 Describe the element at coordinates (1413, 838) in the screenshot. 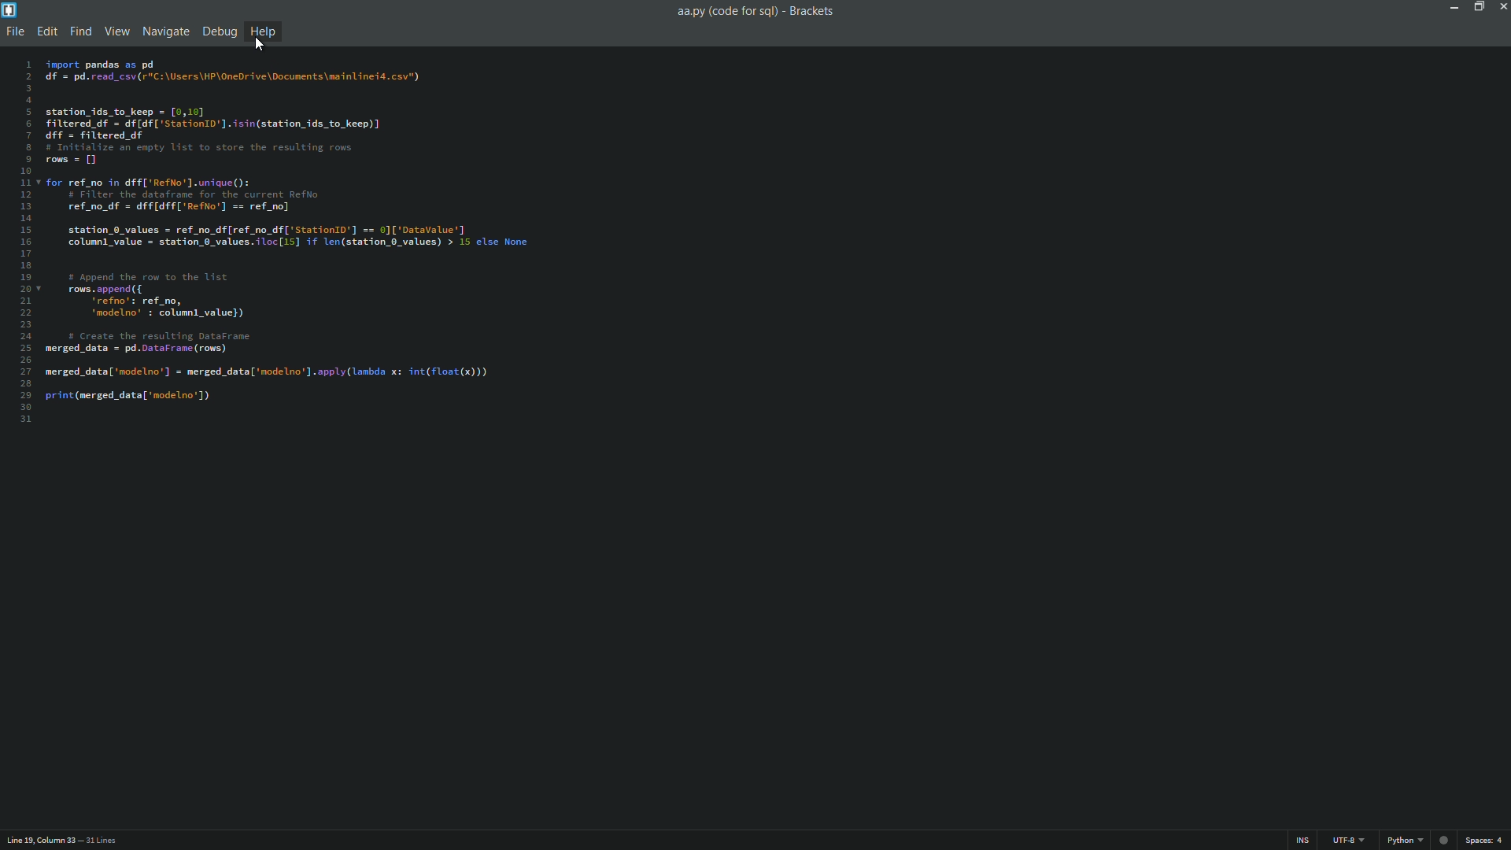

I see `file format - Python` at that location.